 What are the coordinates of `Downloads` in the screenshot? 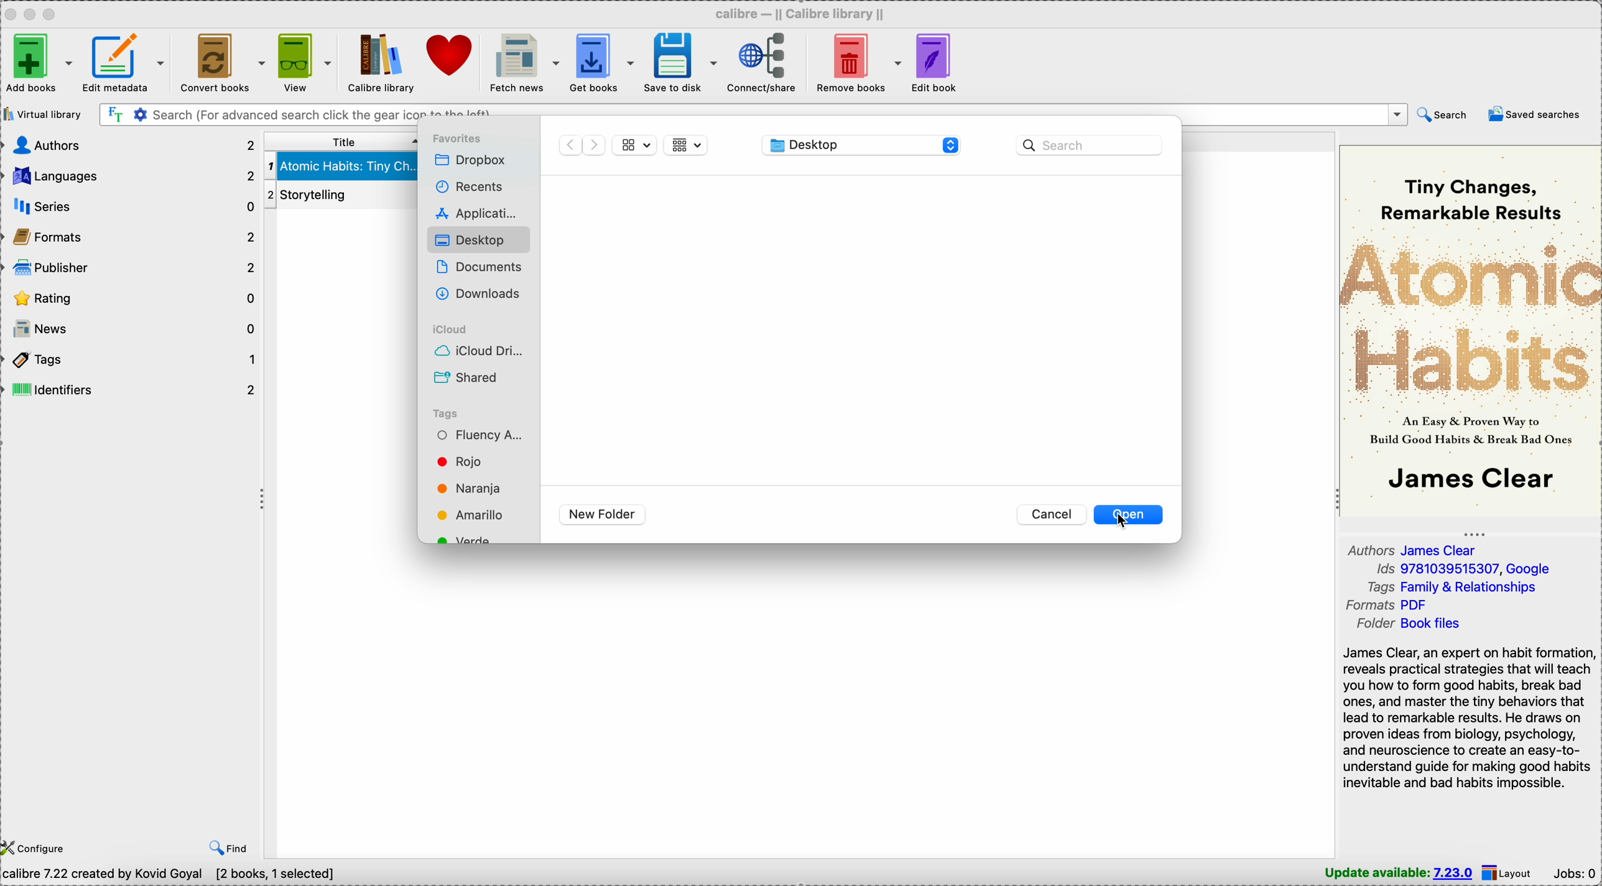 It's located at (479, 295).